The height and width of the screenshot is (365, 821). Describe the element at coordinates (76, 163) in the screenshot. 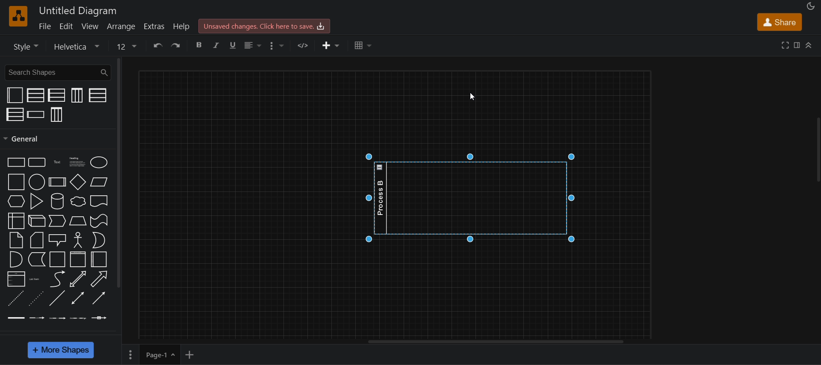

I see `heading text box` at that location.